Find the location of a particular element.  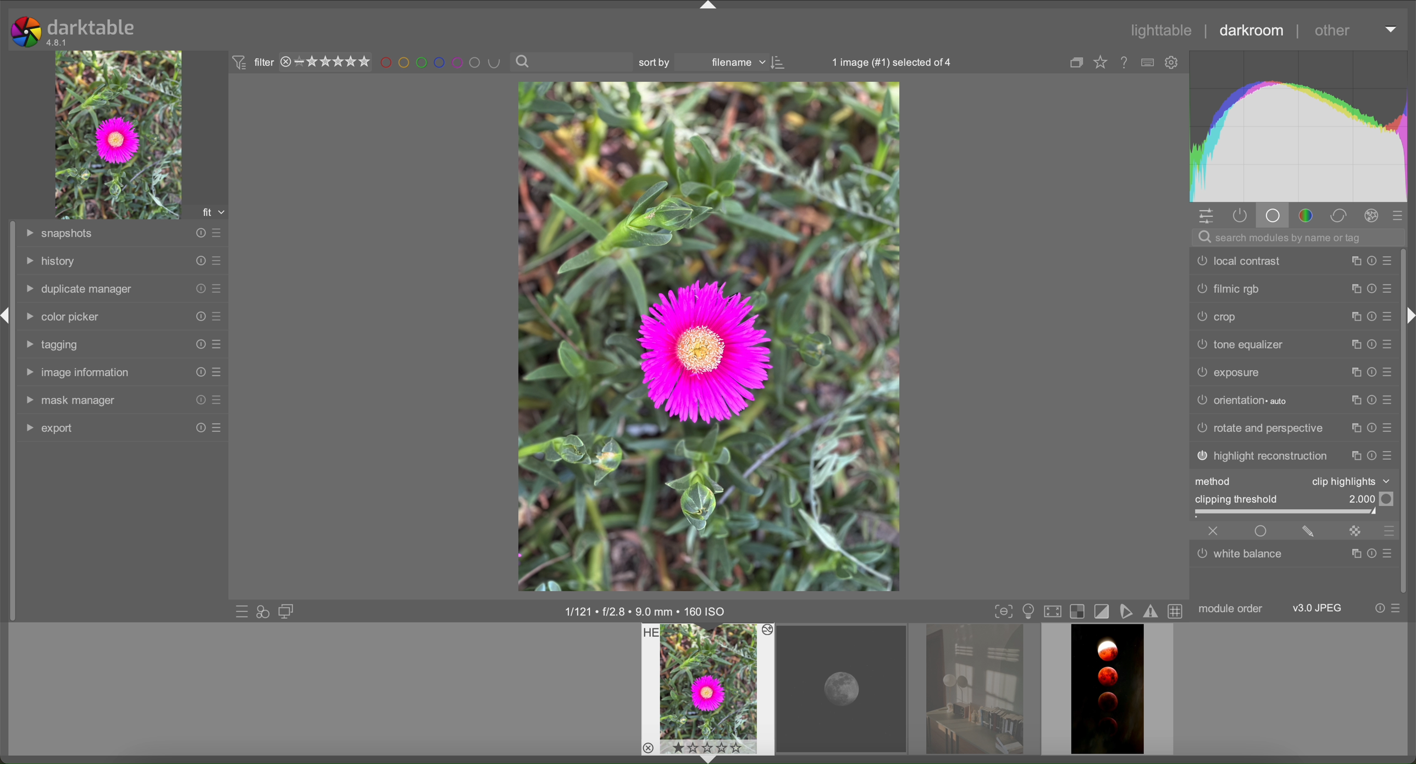

set display profile is located at coordinates (1053, 612).